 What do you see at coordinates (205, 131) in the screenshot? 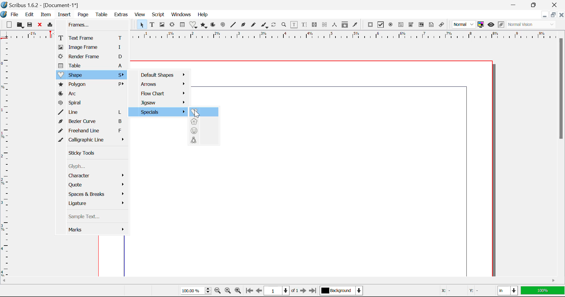
I see `Smiley ` at bounding box center [205, 131].